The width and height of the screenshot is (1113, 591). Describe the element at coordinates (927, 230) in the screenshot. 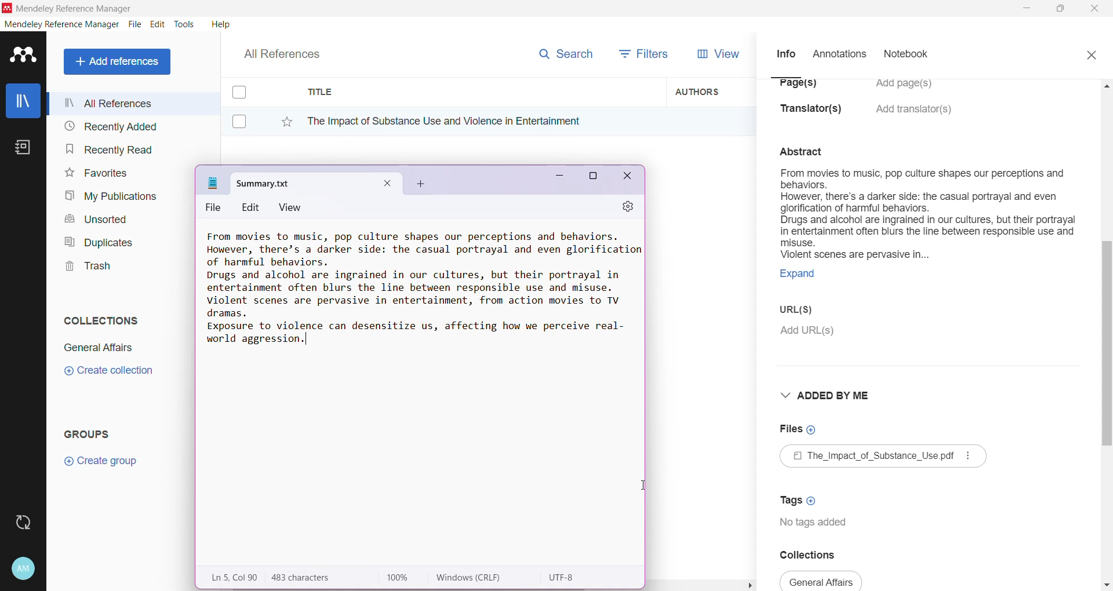

I see `Document summary selected to be copied` at that location.